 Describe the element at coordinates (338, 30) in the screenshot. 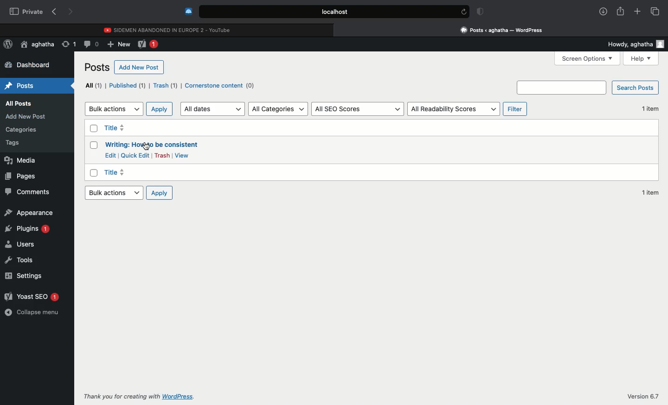

I see `close` at that location.